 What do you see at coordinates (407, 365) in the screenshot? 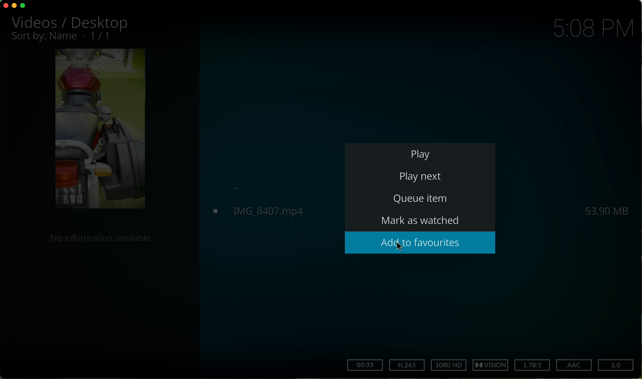
I see `H.265` at bounding box center [407, 365].